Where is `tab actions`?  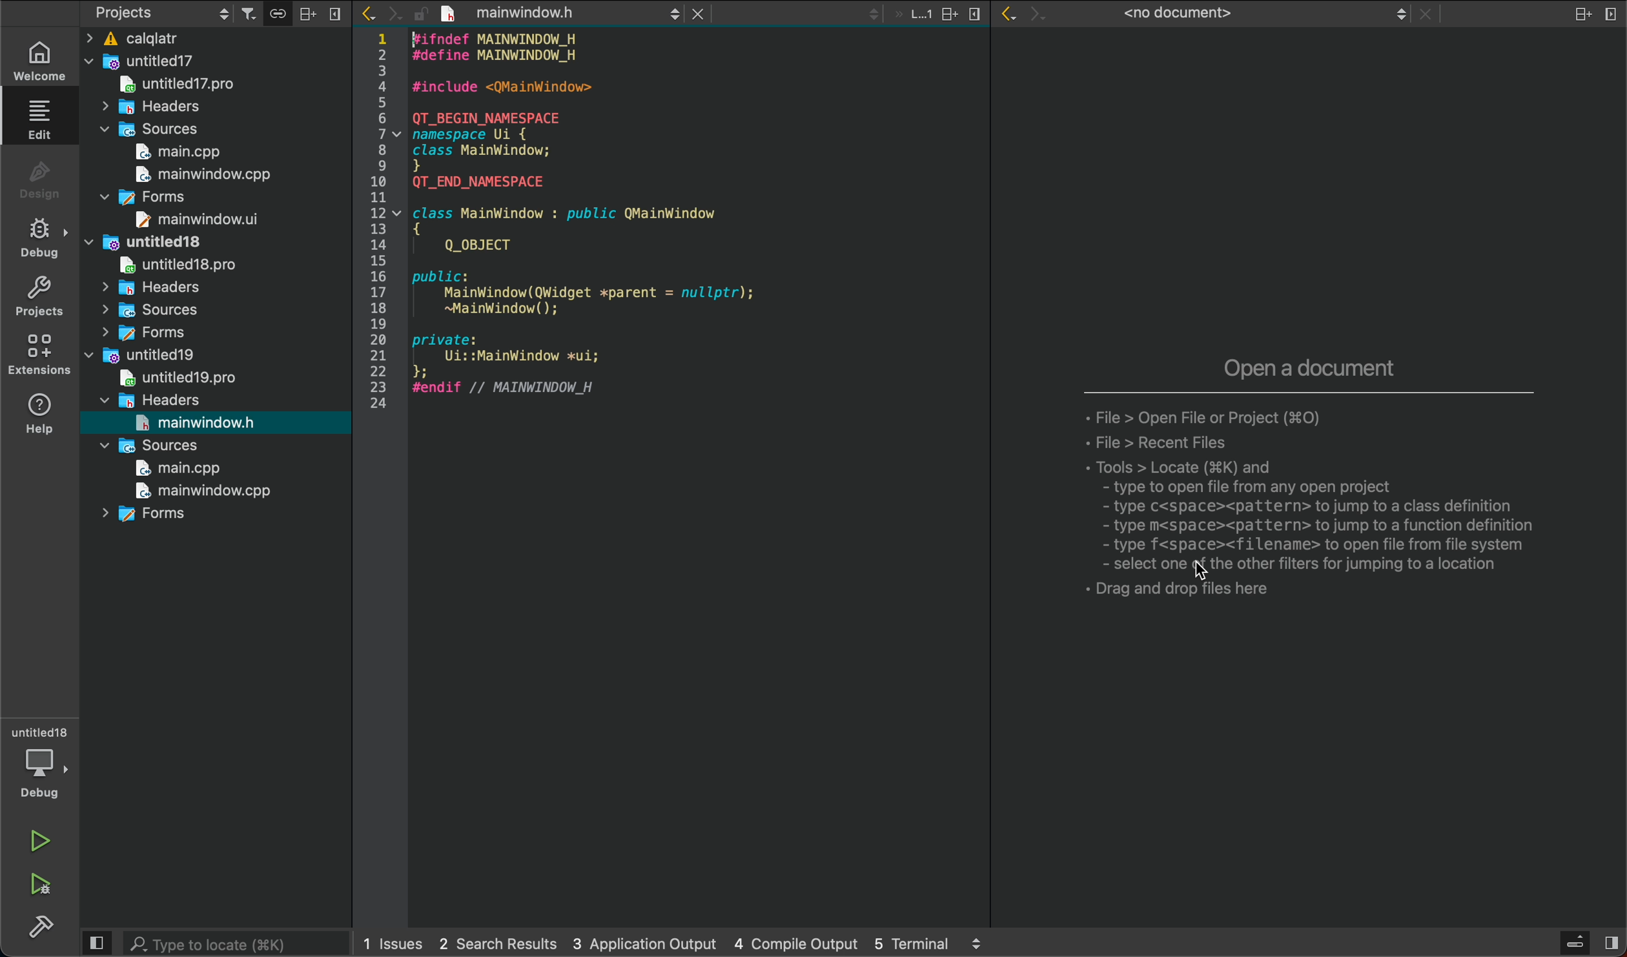
tab actions is located at coordinates (921, 14).